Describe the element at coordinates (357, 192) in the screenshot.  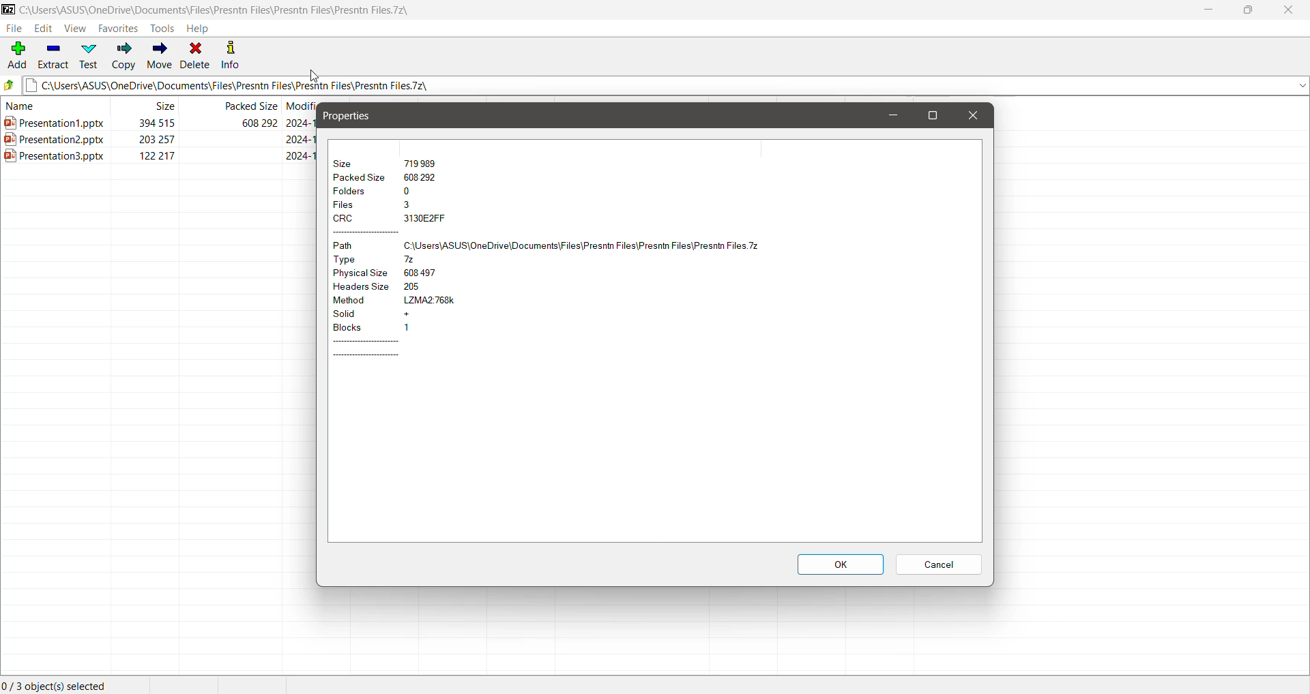
I see `Folders` at that location.